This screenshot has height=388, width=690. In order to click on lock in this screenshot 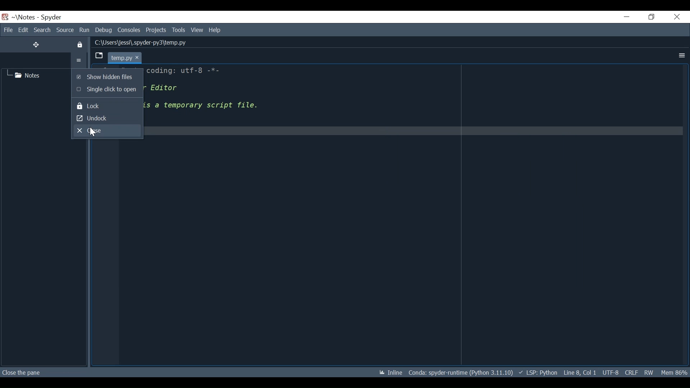, I will do `click(80, 45)`.